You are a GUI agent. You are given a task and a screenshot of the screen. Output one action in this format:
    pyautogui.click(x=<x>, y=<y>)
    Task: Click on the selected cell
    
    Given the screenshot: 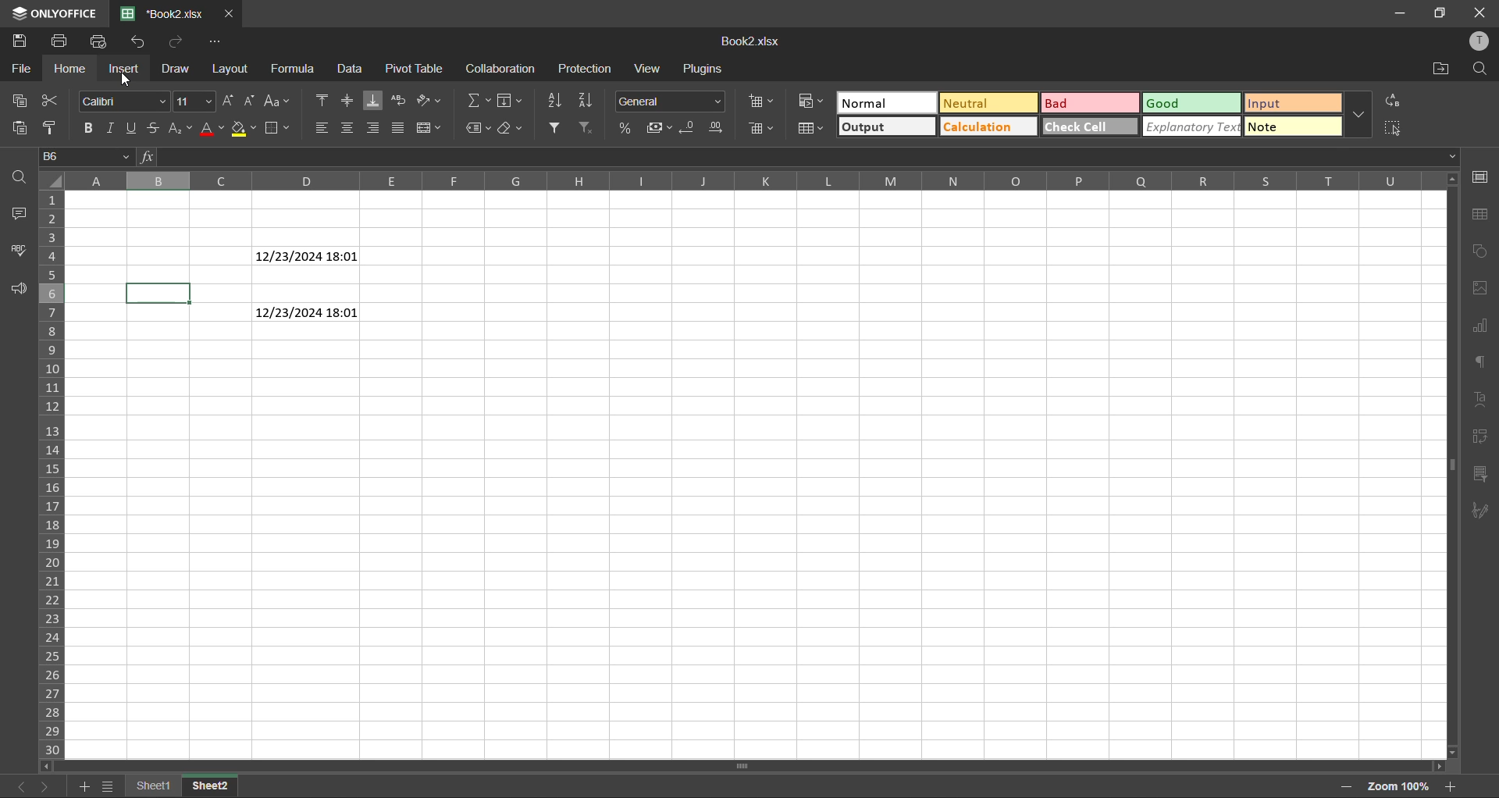 What is the action you would take?
    pyautogui.click(x=158, y=292)
    